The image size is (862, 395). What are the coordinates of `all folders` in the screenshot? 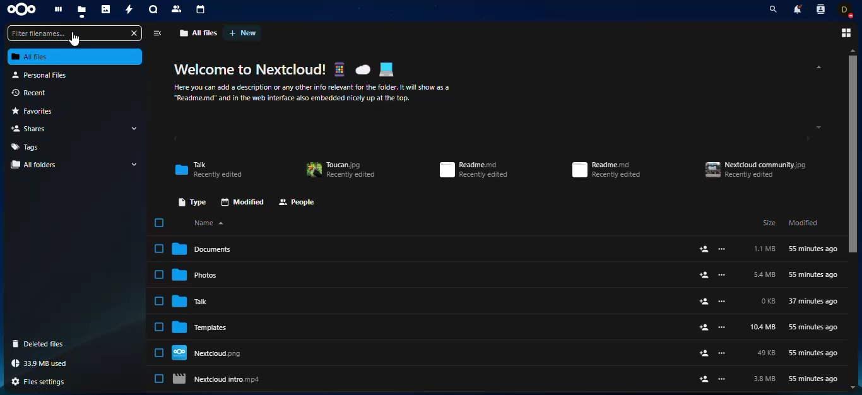 It's located at (37, 165).